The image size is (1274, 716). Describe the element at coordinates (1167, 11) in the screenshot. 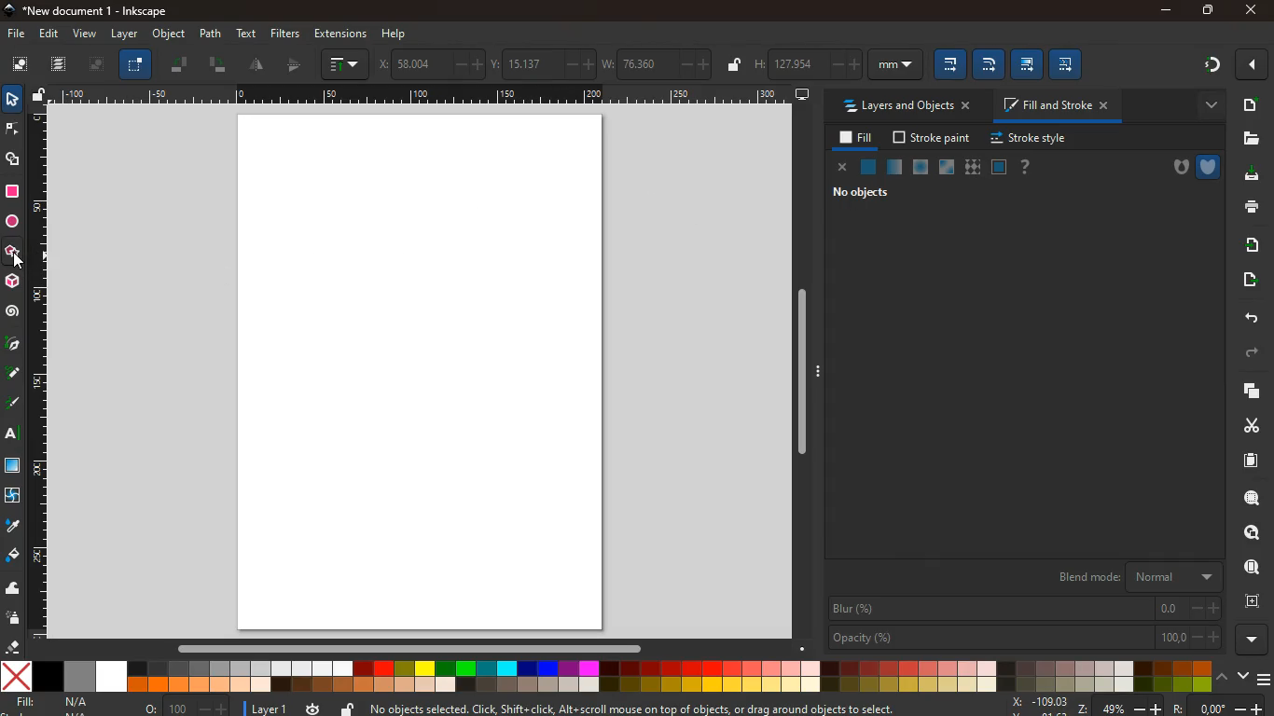

I see `minimize` at that location.